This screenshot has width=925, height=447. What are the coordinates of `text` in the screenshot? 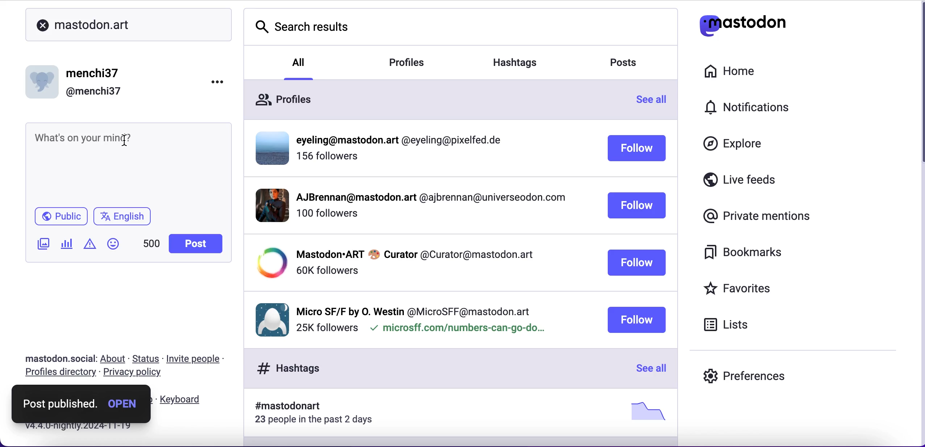 It's located at (90, 136).